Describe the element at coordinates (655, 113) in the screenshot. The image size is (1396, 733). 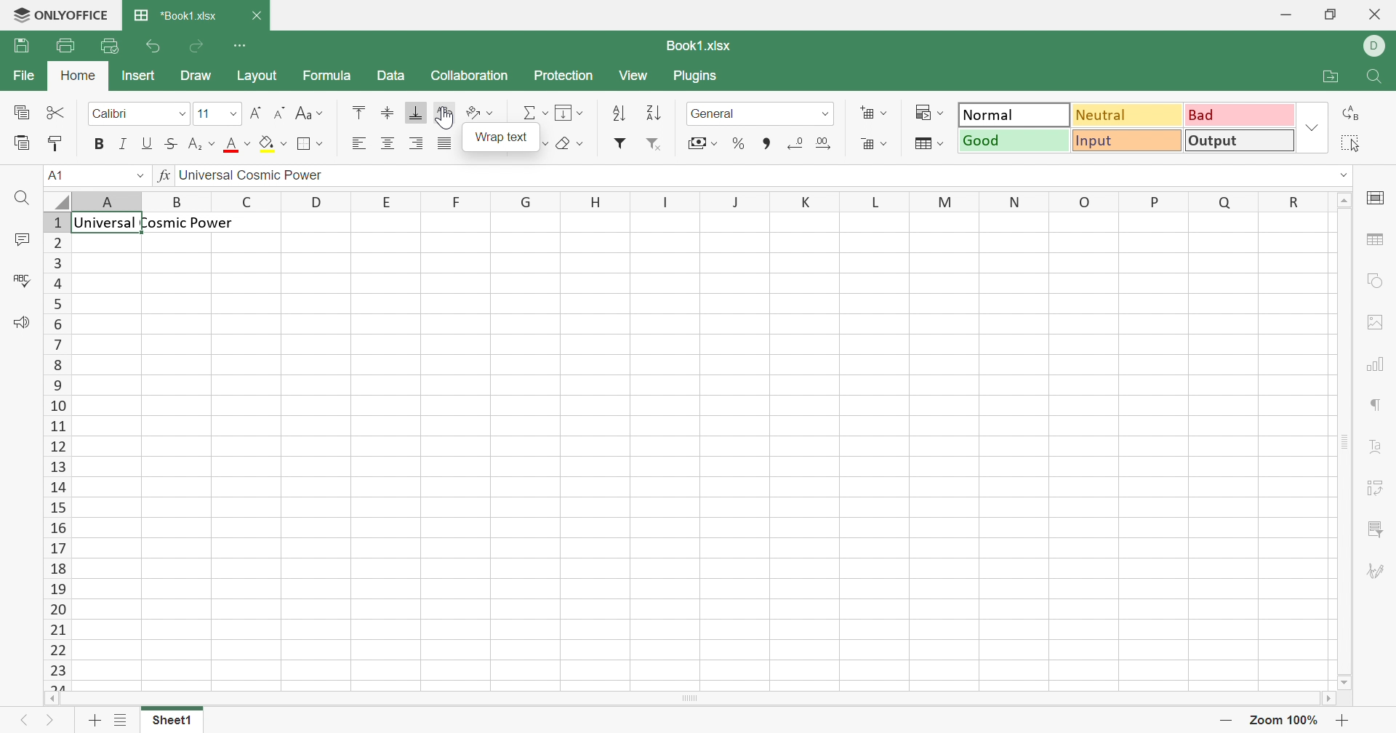
I see `Descending Order` at that location.